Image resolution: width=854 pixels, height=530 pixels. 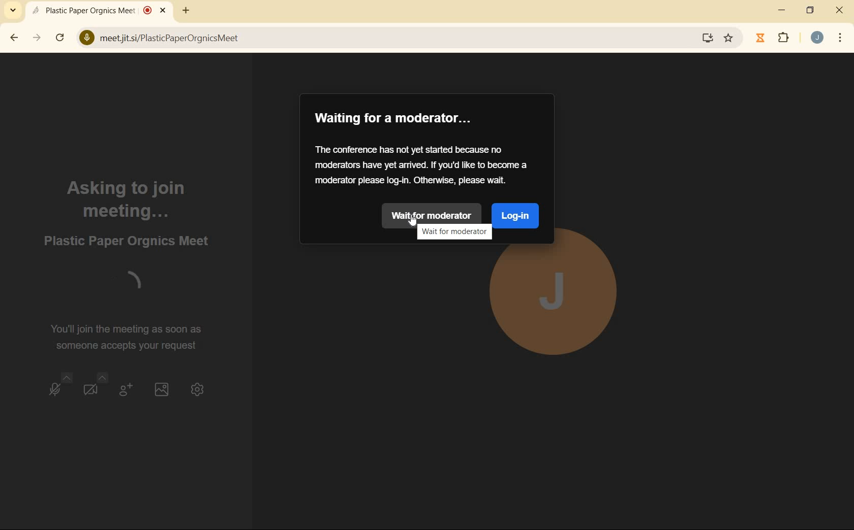 I want to click on microphone, so click(x=59, y=388).